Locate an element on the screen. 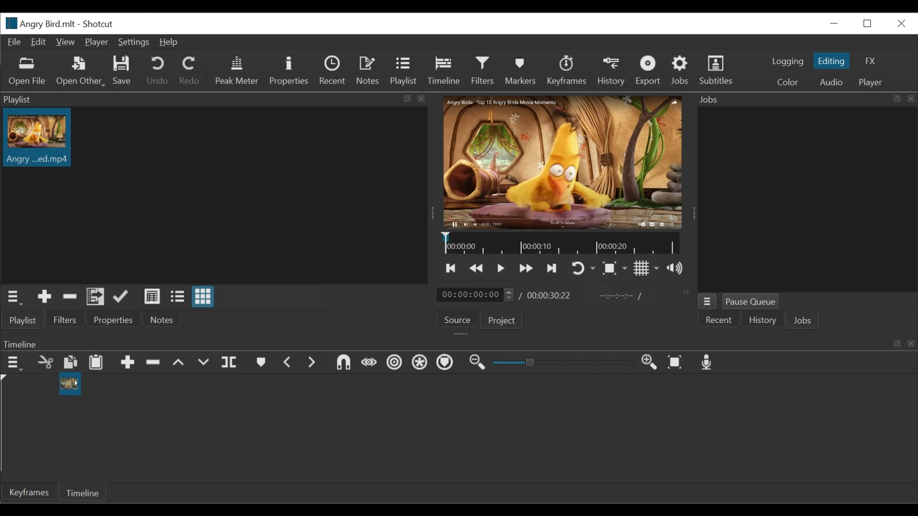 This screenshot has height=516, width=918. Color is located at coordinates (787, 82).